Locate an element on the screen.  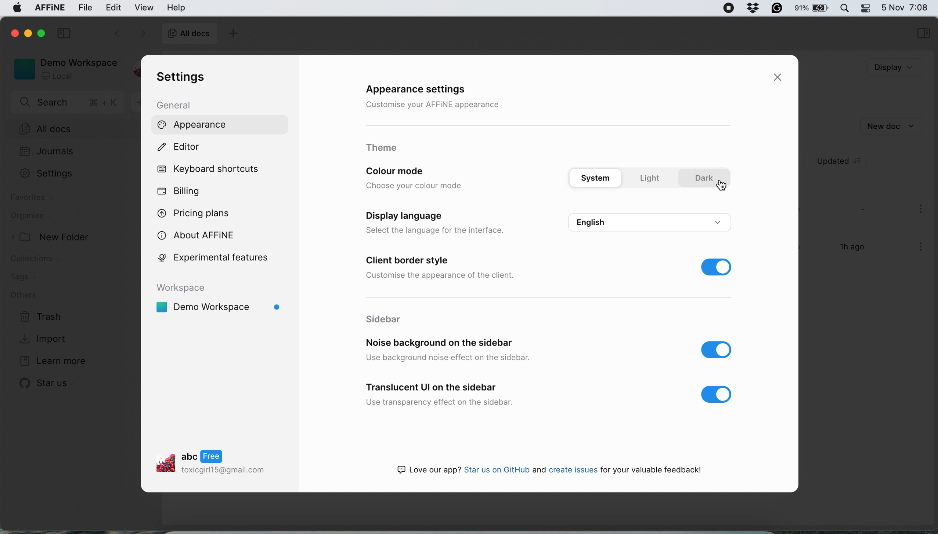
use transparency effect on the sidebar is located at coordinates (442, 401).